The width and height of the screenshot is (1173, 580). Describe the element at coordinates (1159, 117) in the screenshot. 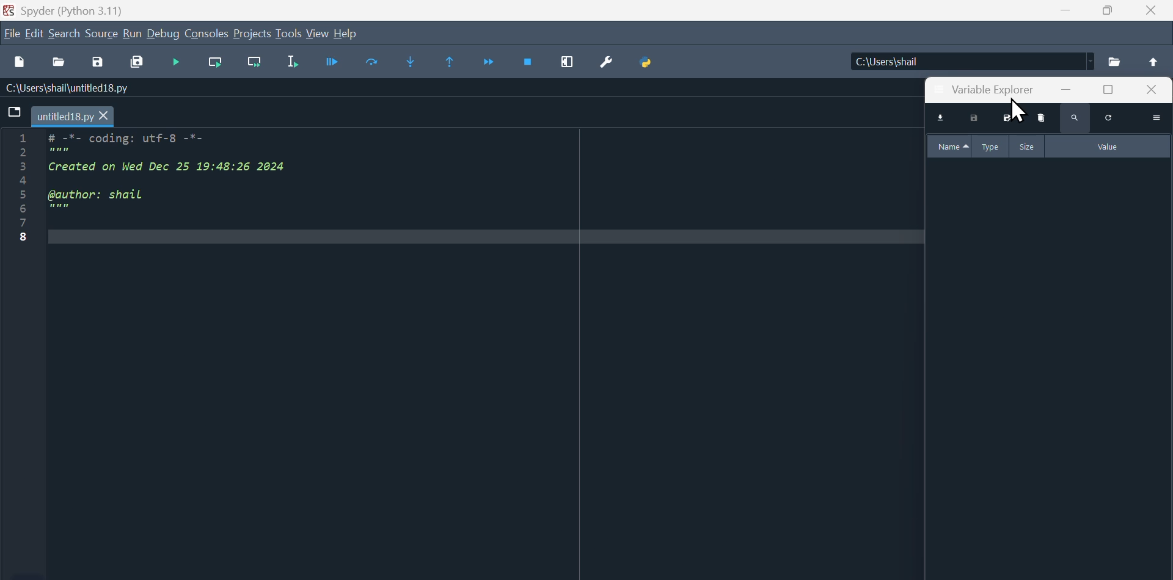

I see `more actions` at that location.